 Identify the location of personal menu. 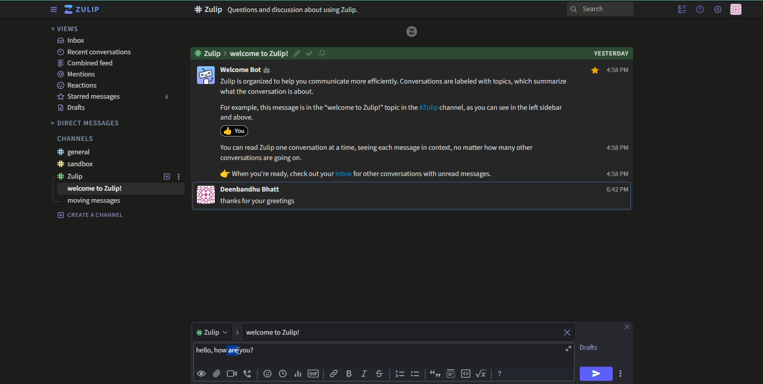
(738, 10).